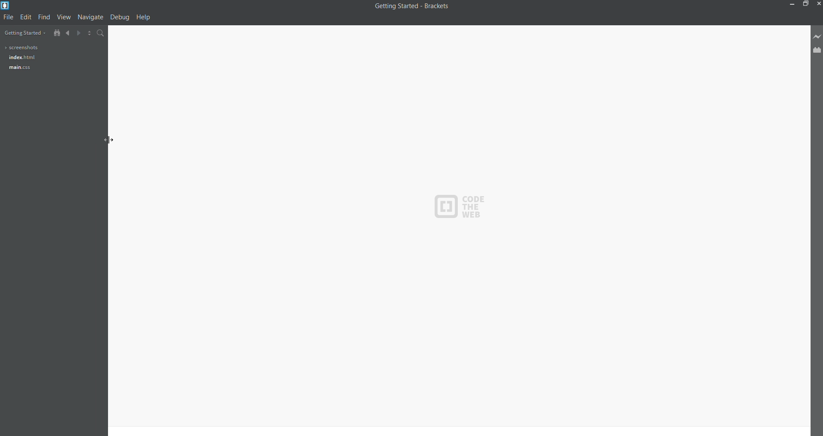  I want to click on backward, so click(65, 33).